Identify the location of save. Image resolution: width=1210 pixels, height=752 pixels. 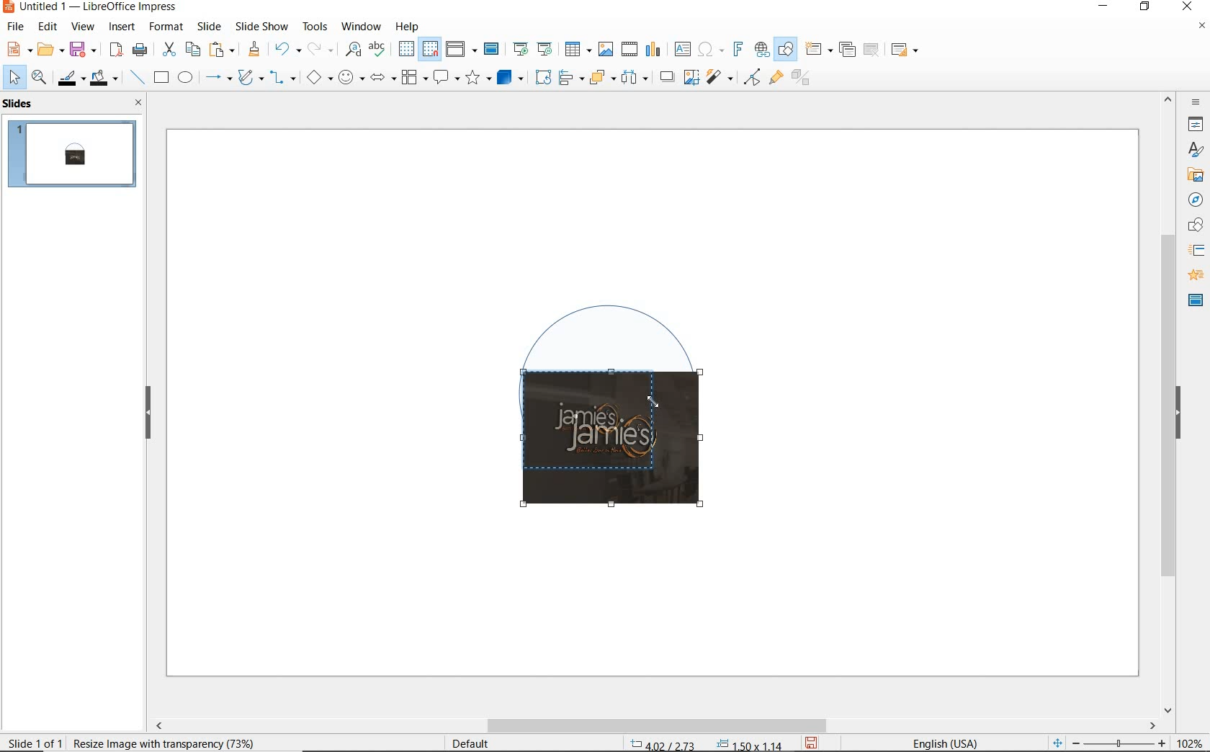
(812, 742).